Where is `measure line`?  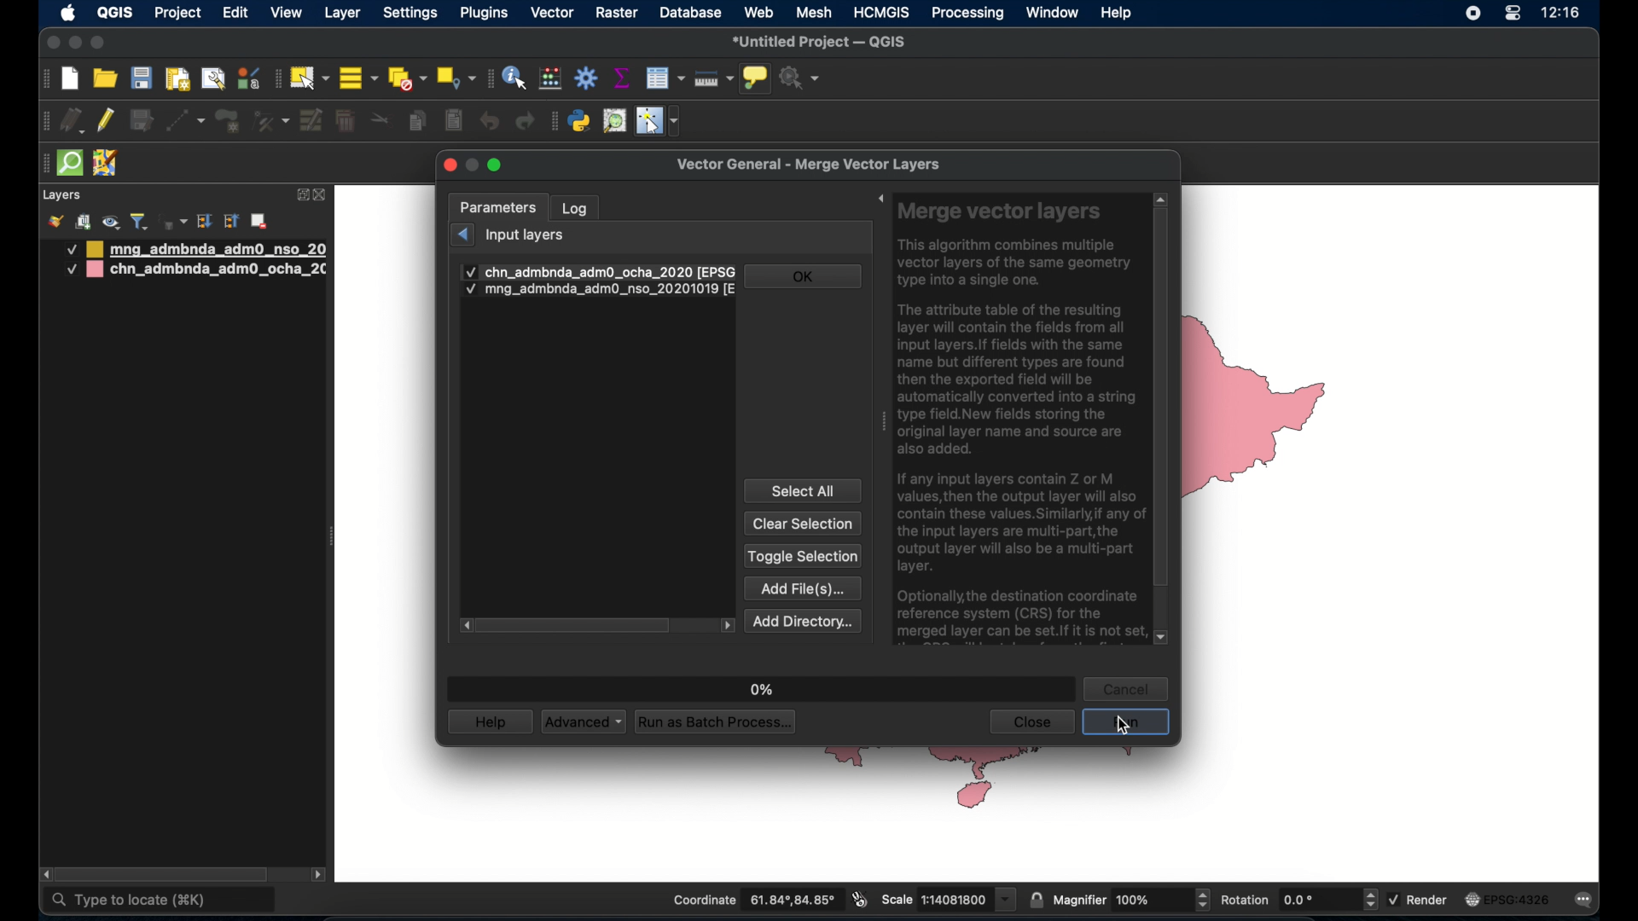
measure line is located at coordinates (713, 79).